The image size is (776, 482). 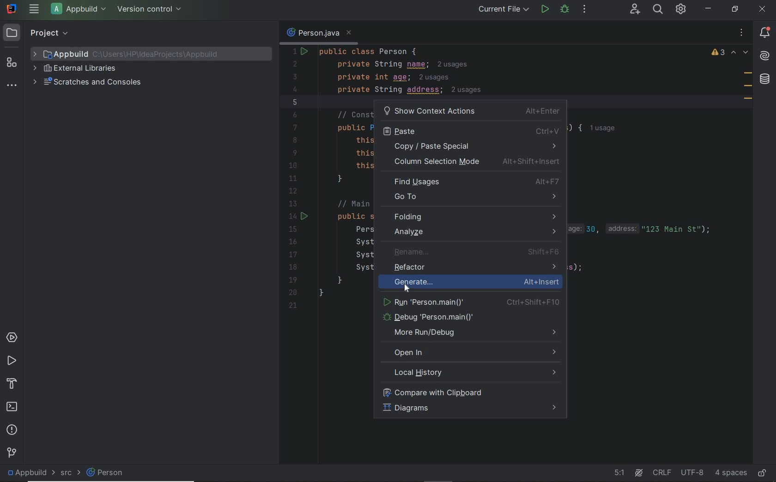 I want to click on rename, so click(x=473, y=253).